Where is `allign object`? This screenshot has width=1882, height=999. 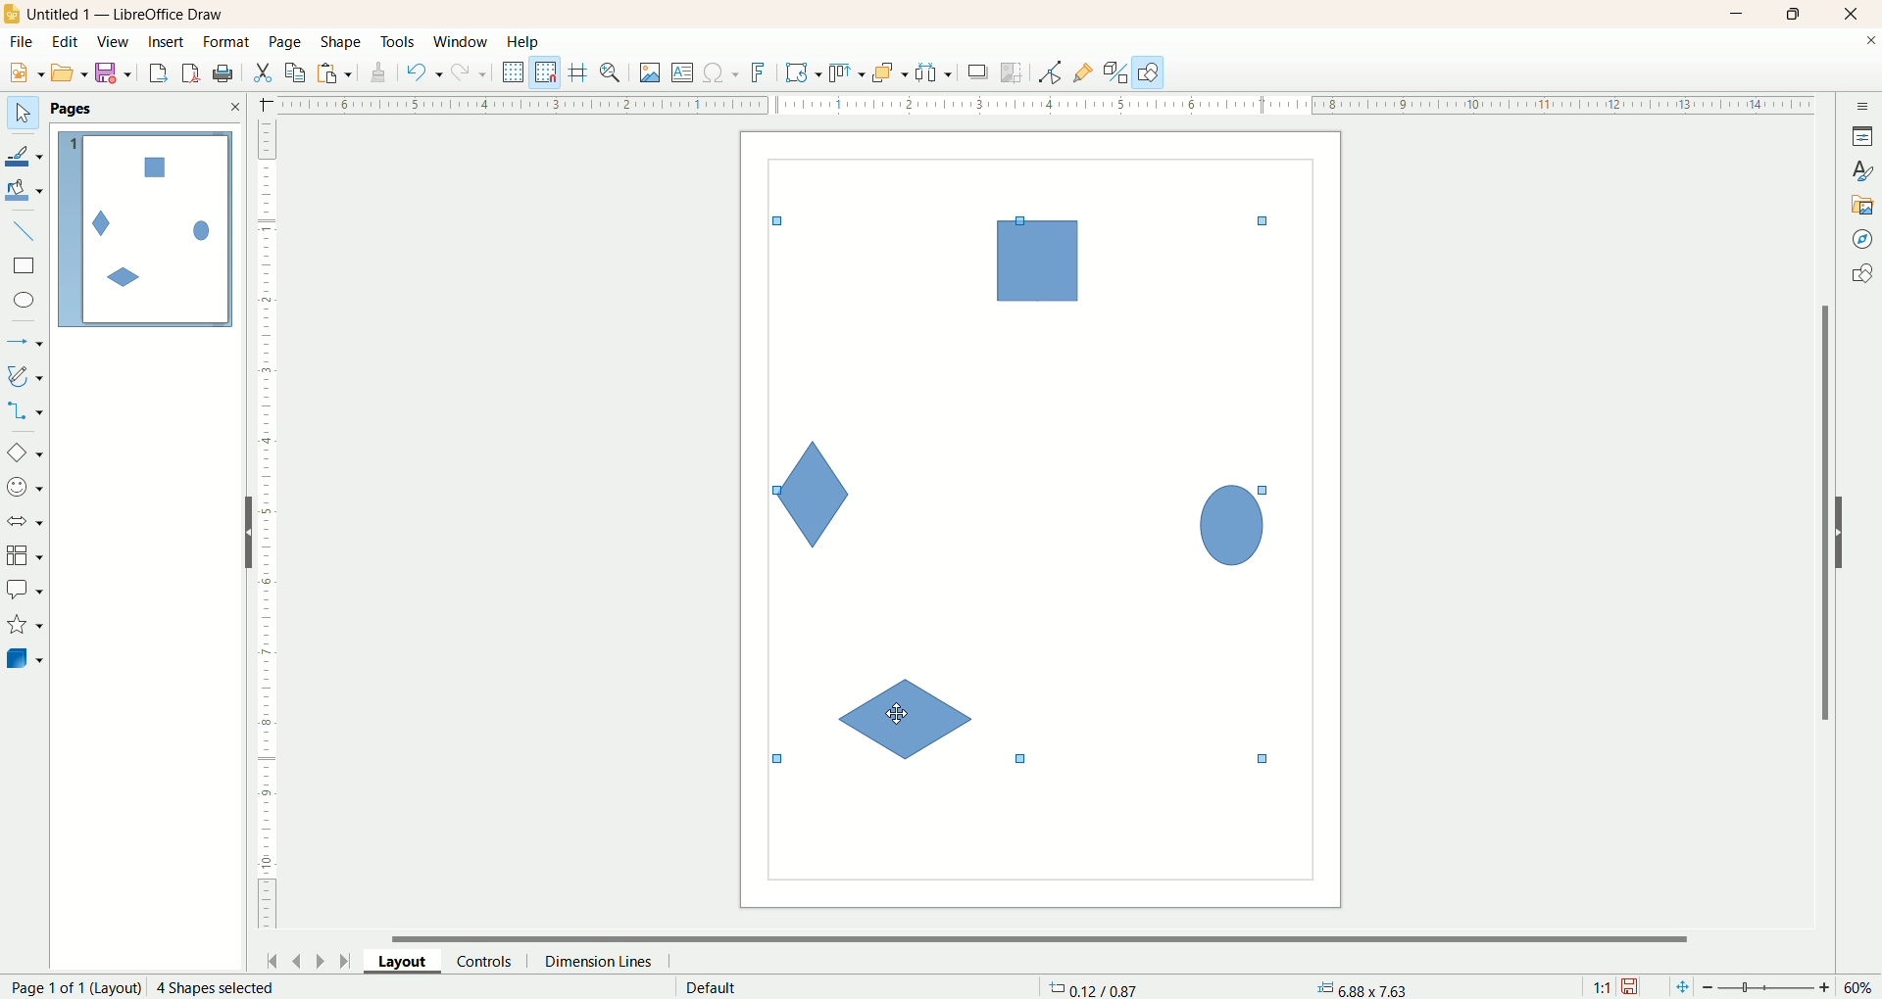 allign object is located at coordinates (848, 73).